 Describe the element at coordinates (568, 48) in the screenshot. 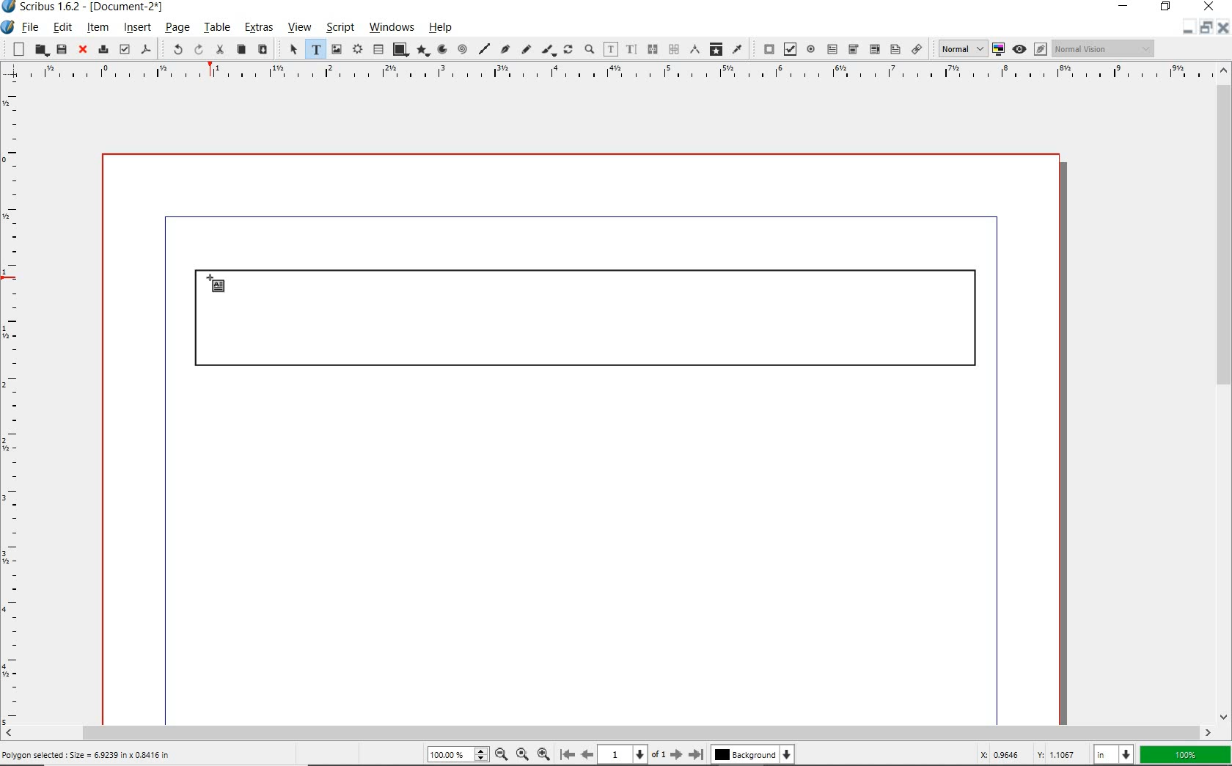

I see `rotate item` at that location.